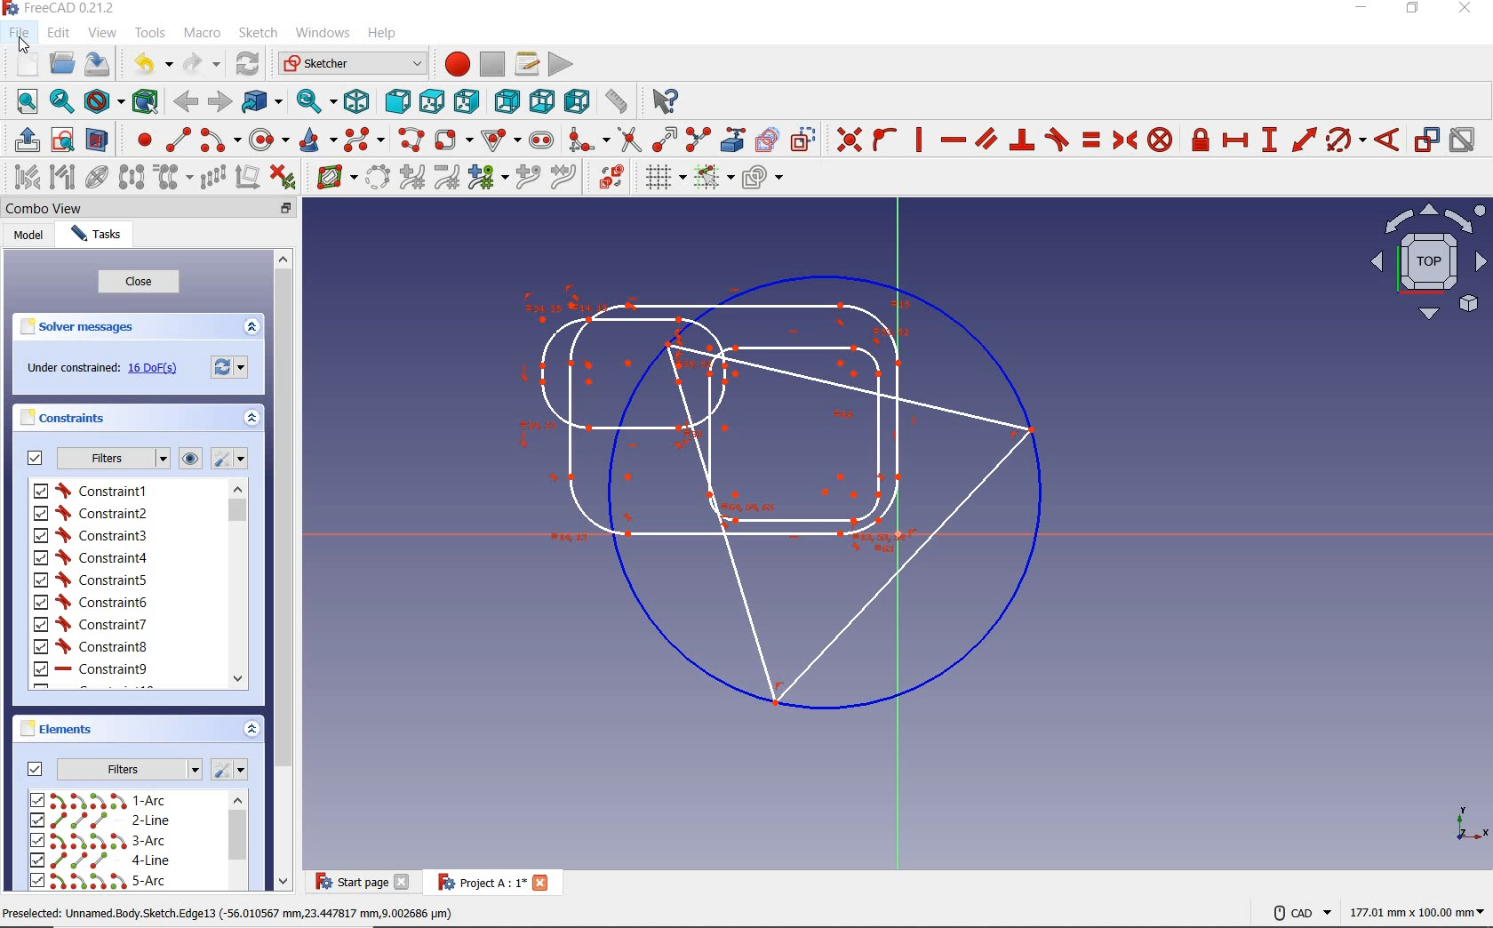 The width and height of the screenshot is (1493, 928). What do you see at coordinates (711, 179) in the screenshot?
I see `toggle snap` at bounding box center [711, 179].